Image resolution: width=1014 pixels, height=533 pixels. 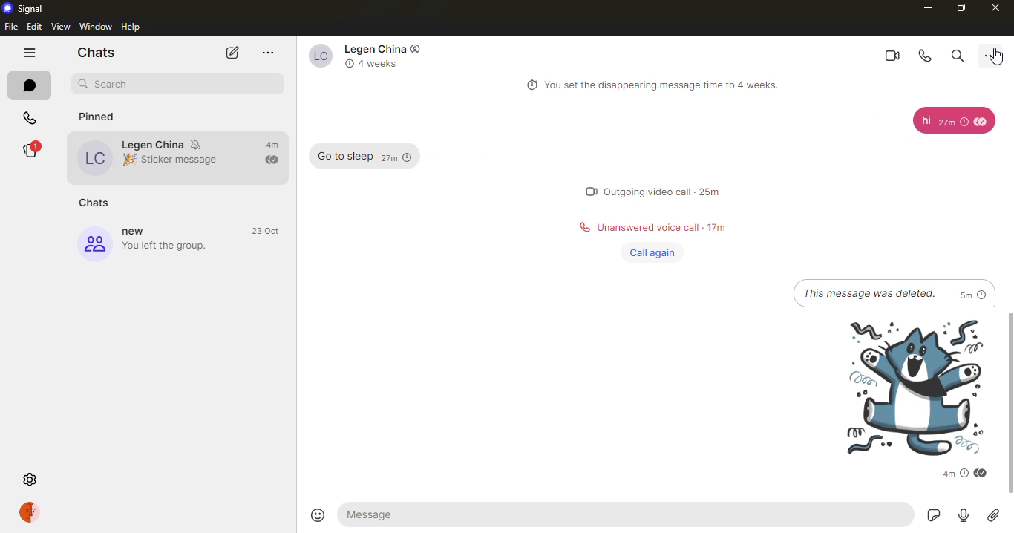 What do you see at coordinates (12, 27) in the screenshot?
I see `file` at bounding box center [12, 27].